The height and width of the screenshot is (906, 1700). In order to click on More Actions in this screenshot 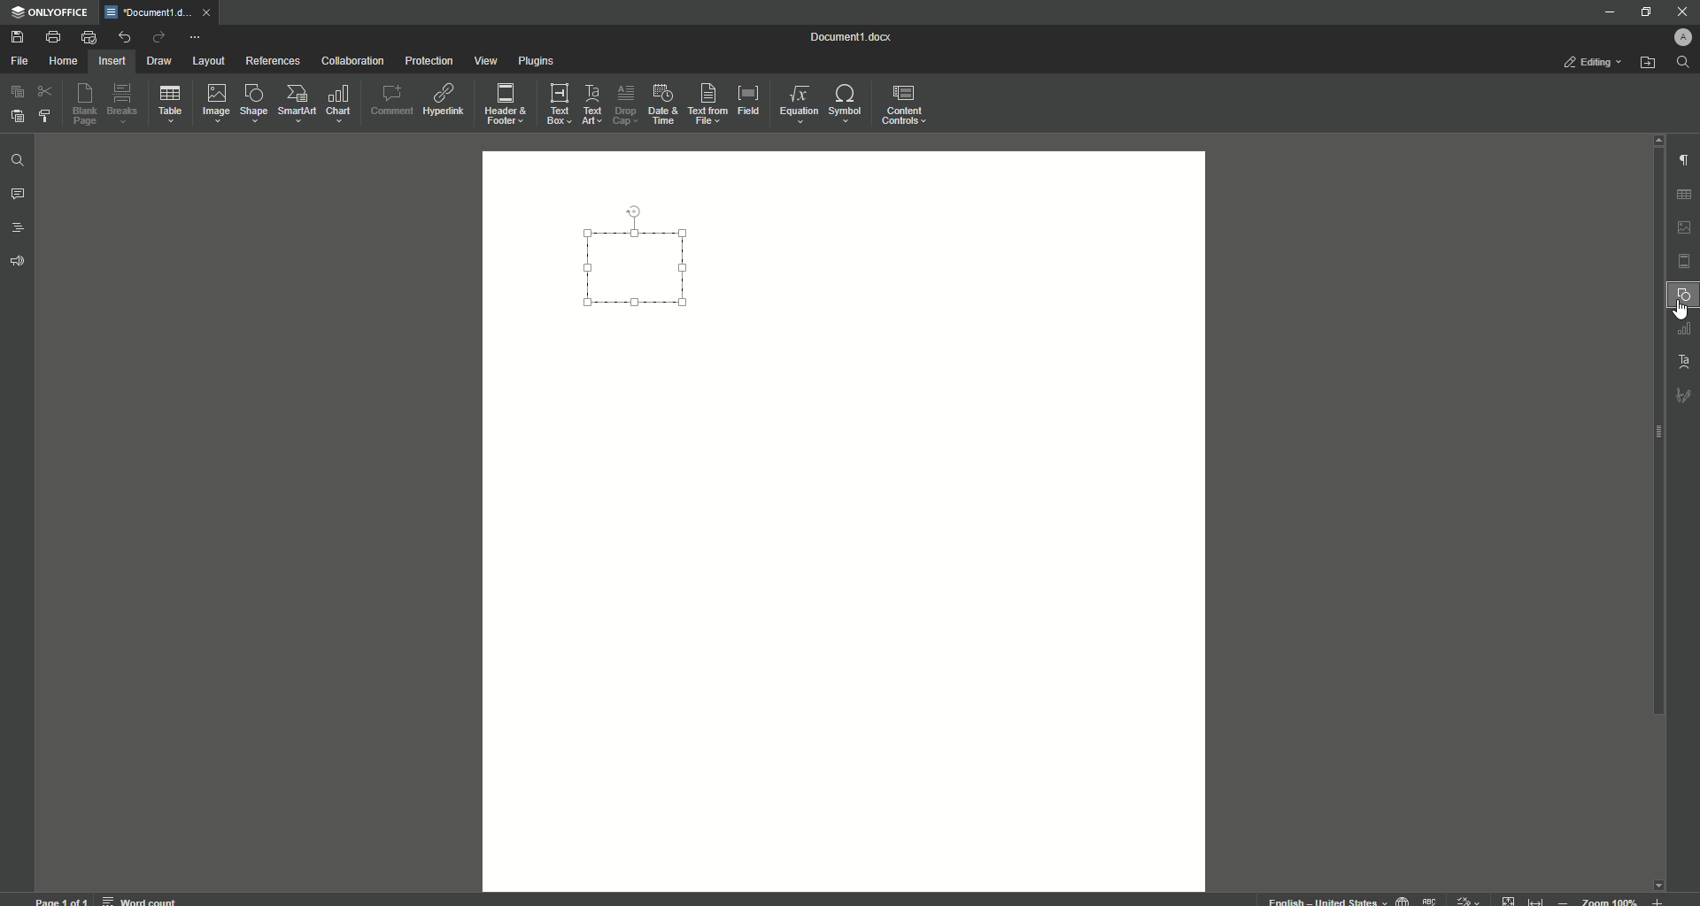, I will do `click(194, 39)`.